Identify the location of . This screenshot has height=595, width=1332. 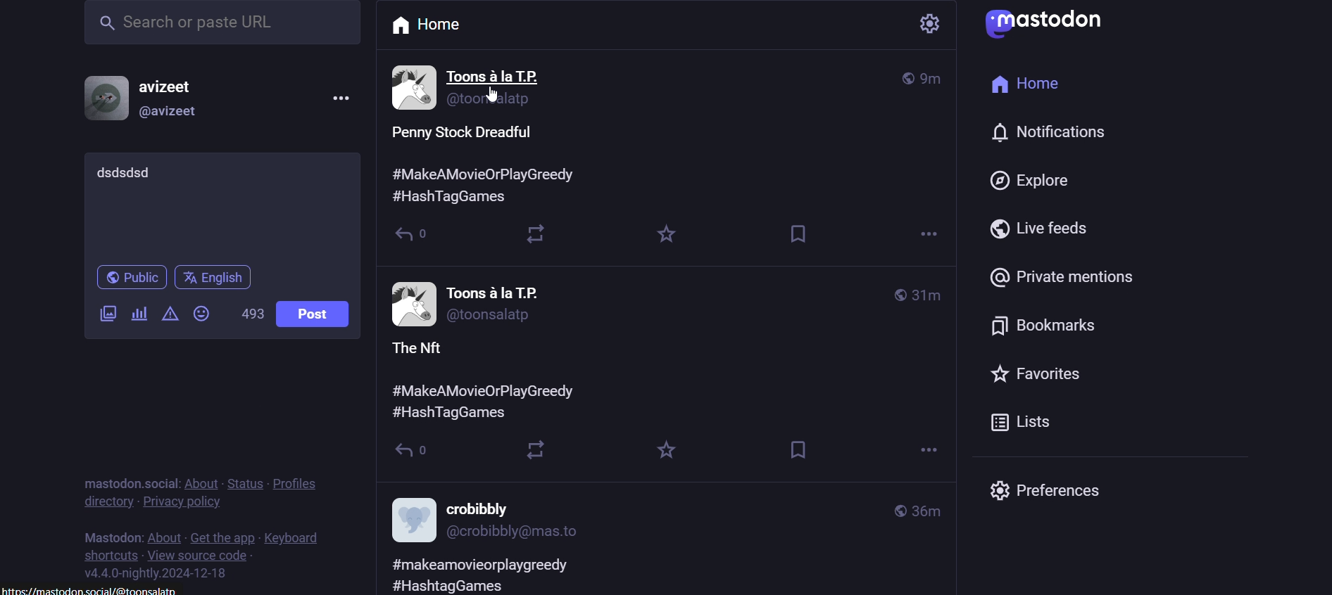
(460, 412).